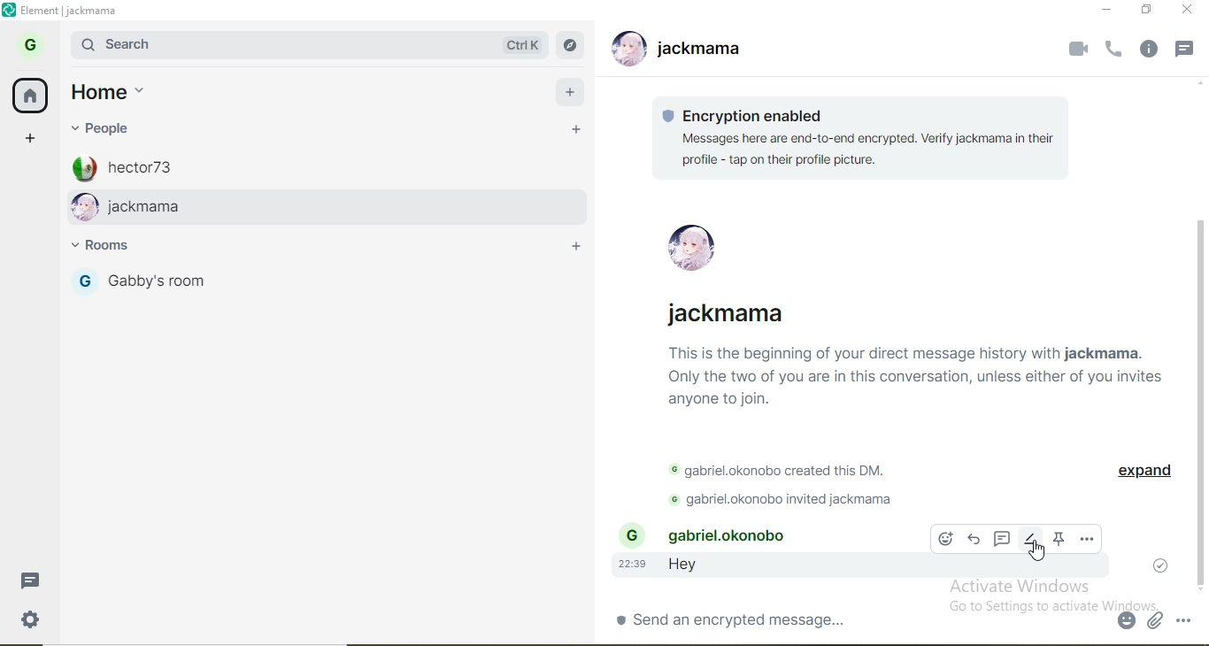 The width and height of the screenshot is (1209, 646). Describe the element at coordinates (631, 565) in the screenshot. I see `22:39` at that location.